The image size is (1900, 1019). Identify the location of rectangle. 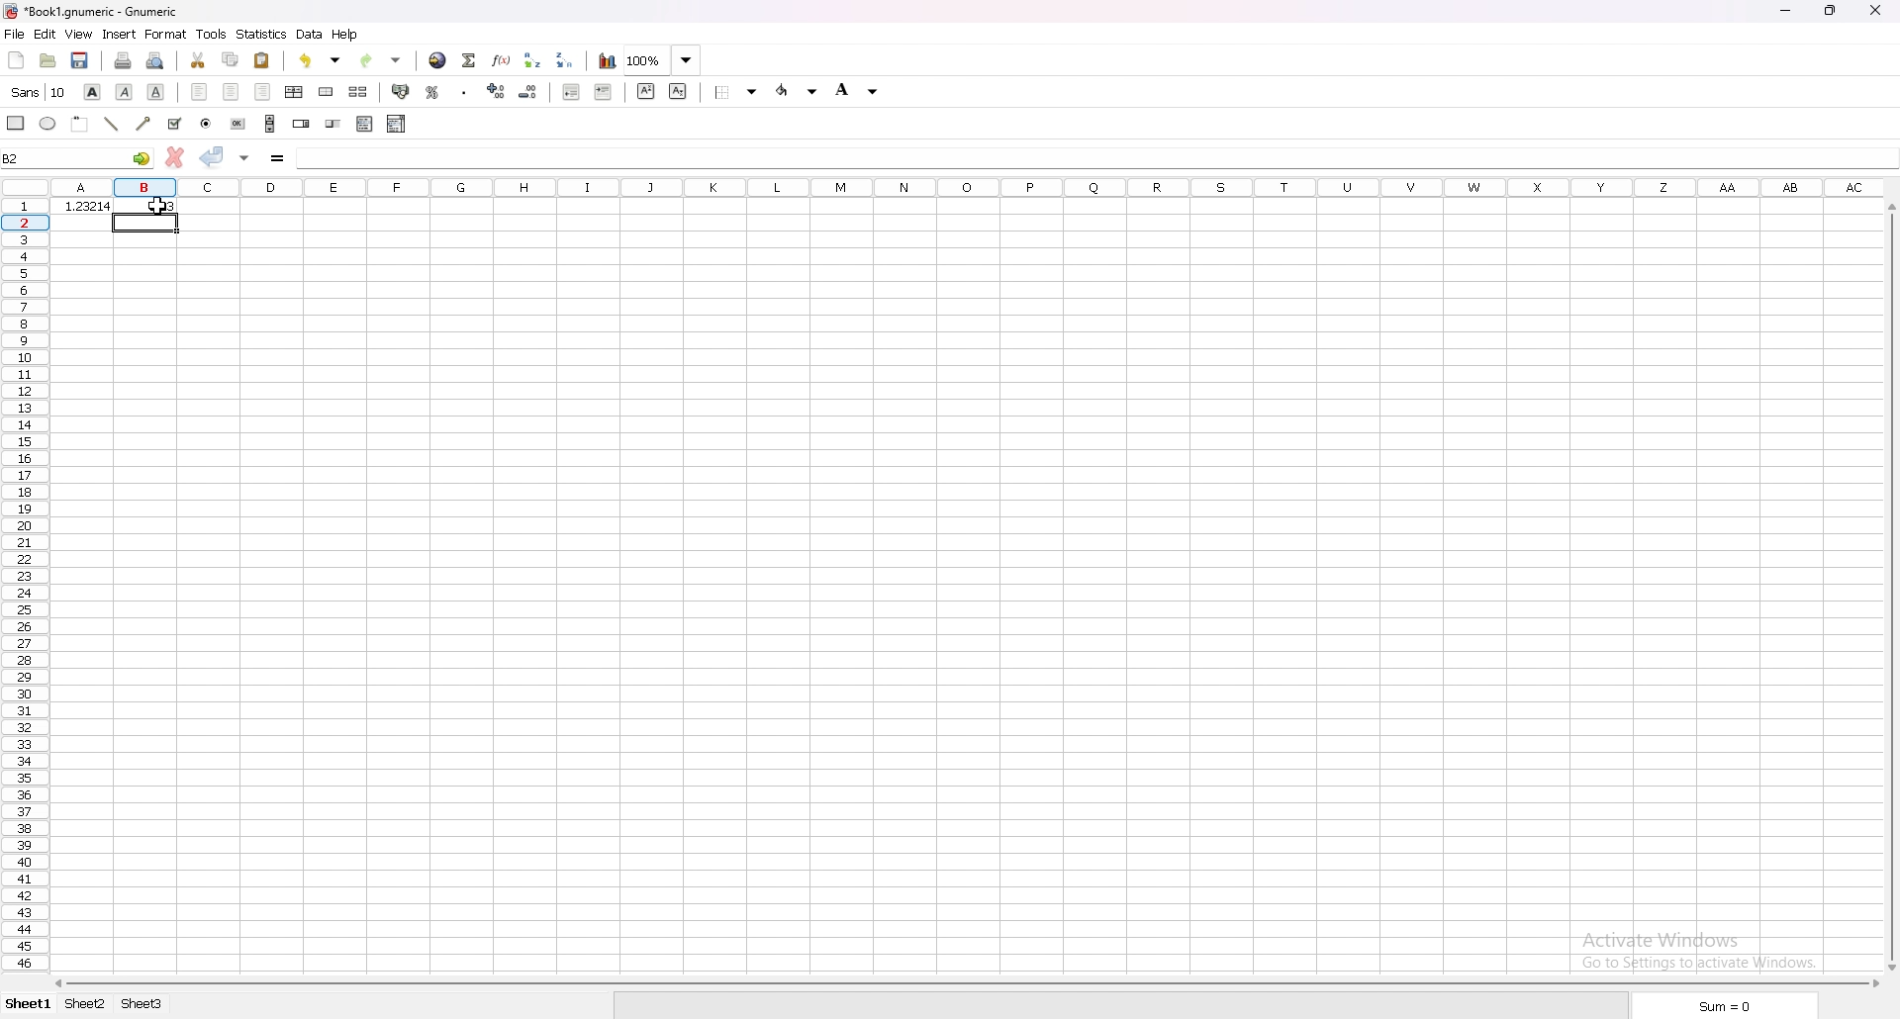
(16, 123).